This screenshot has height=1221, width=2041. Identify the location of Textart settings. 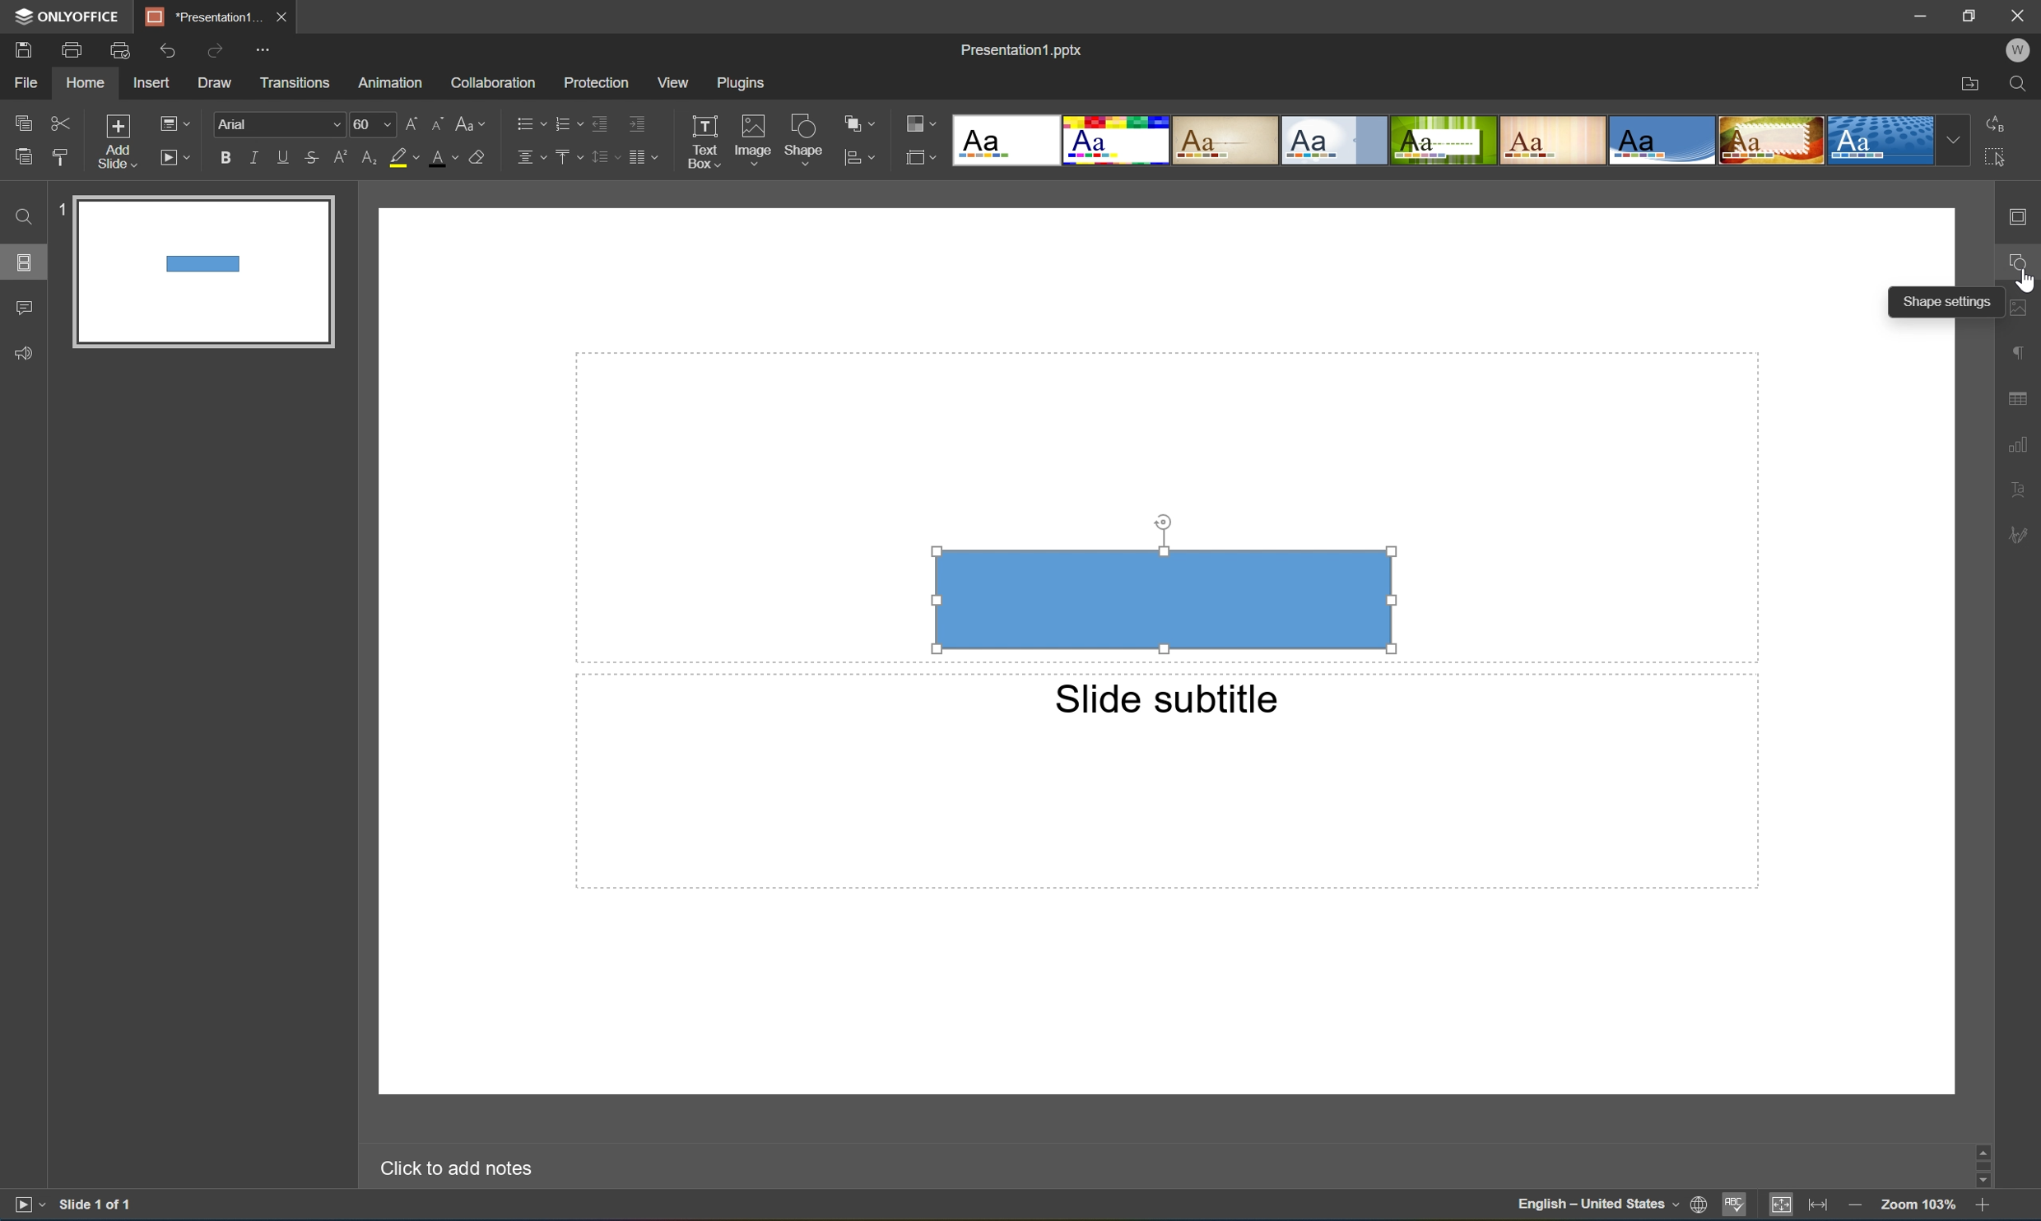
(2020, 491).